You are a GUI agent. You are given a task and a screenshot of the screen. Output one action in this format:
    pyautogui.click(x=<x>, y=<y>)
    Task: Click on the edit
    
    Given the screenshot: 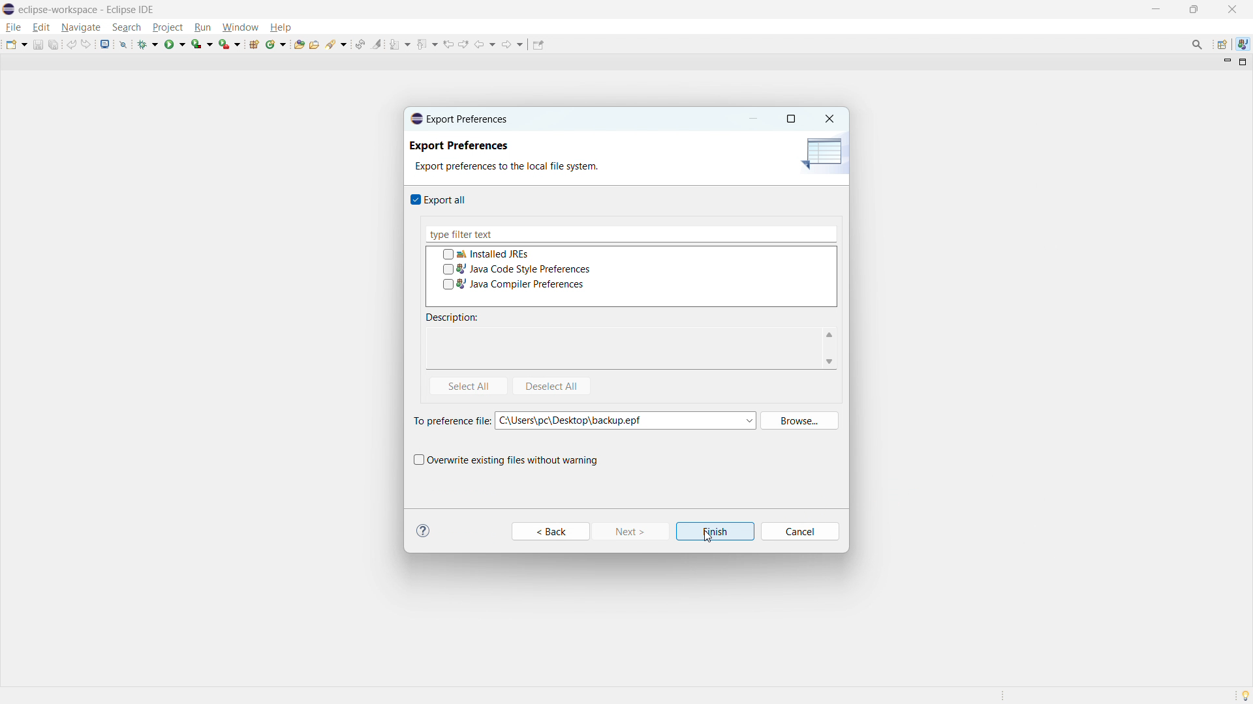 What is the action you would take?
    pyautogui.click(x=41, y=27)
    